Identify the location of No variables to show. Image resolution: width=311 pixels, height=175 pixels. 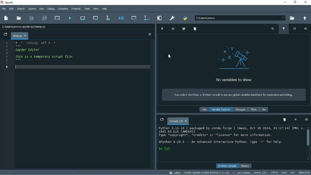
(234, 64).